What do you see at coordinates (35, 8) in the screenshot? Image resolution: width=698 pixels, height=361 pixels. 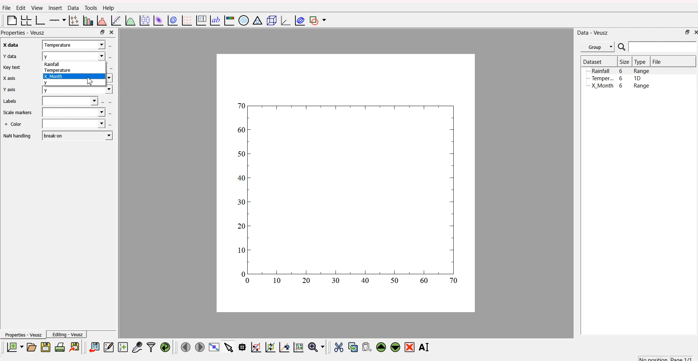 I see `View` at bounding box center [35, 8].